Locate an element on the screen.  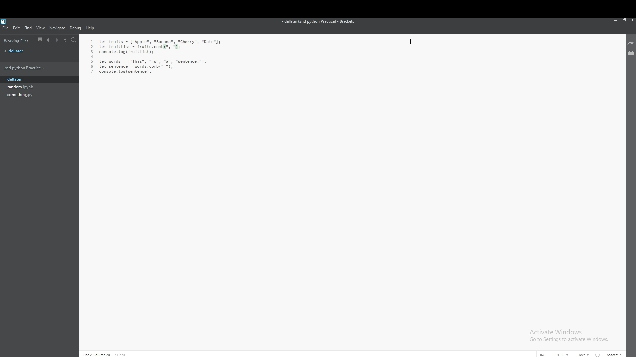
Activate Windows
Go to Settings to activate Windows. is located at coordinates (570, 336).